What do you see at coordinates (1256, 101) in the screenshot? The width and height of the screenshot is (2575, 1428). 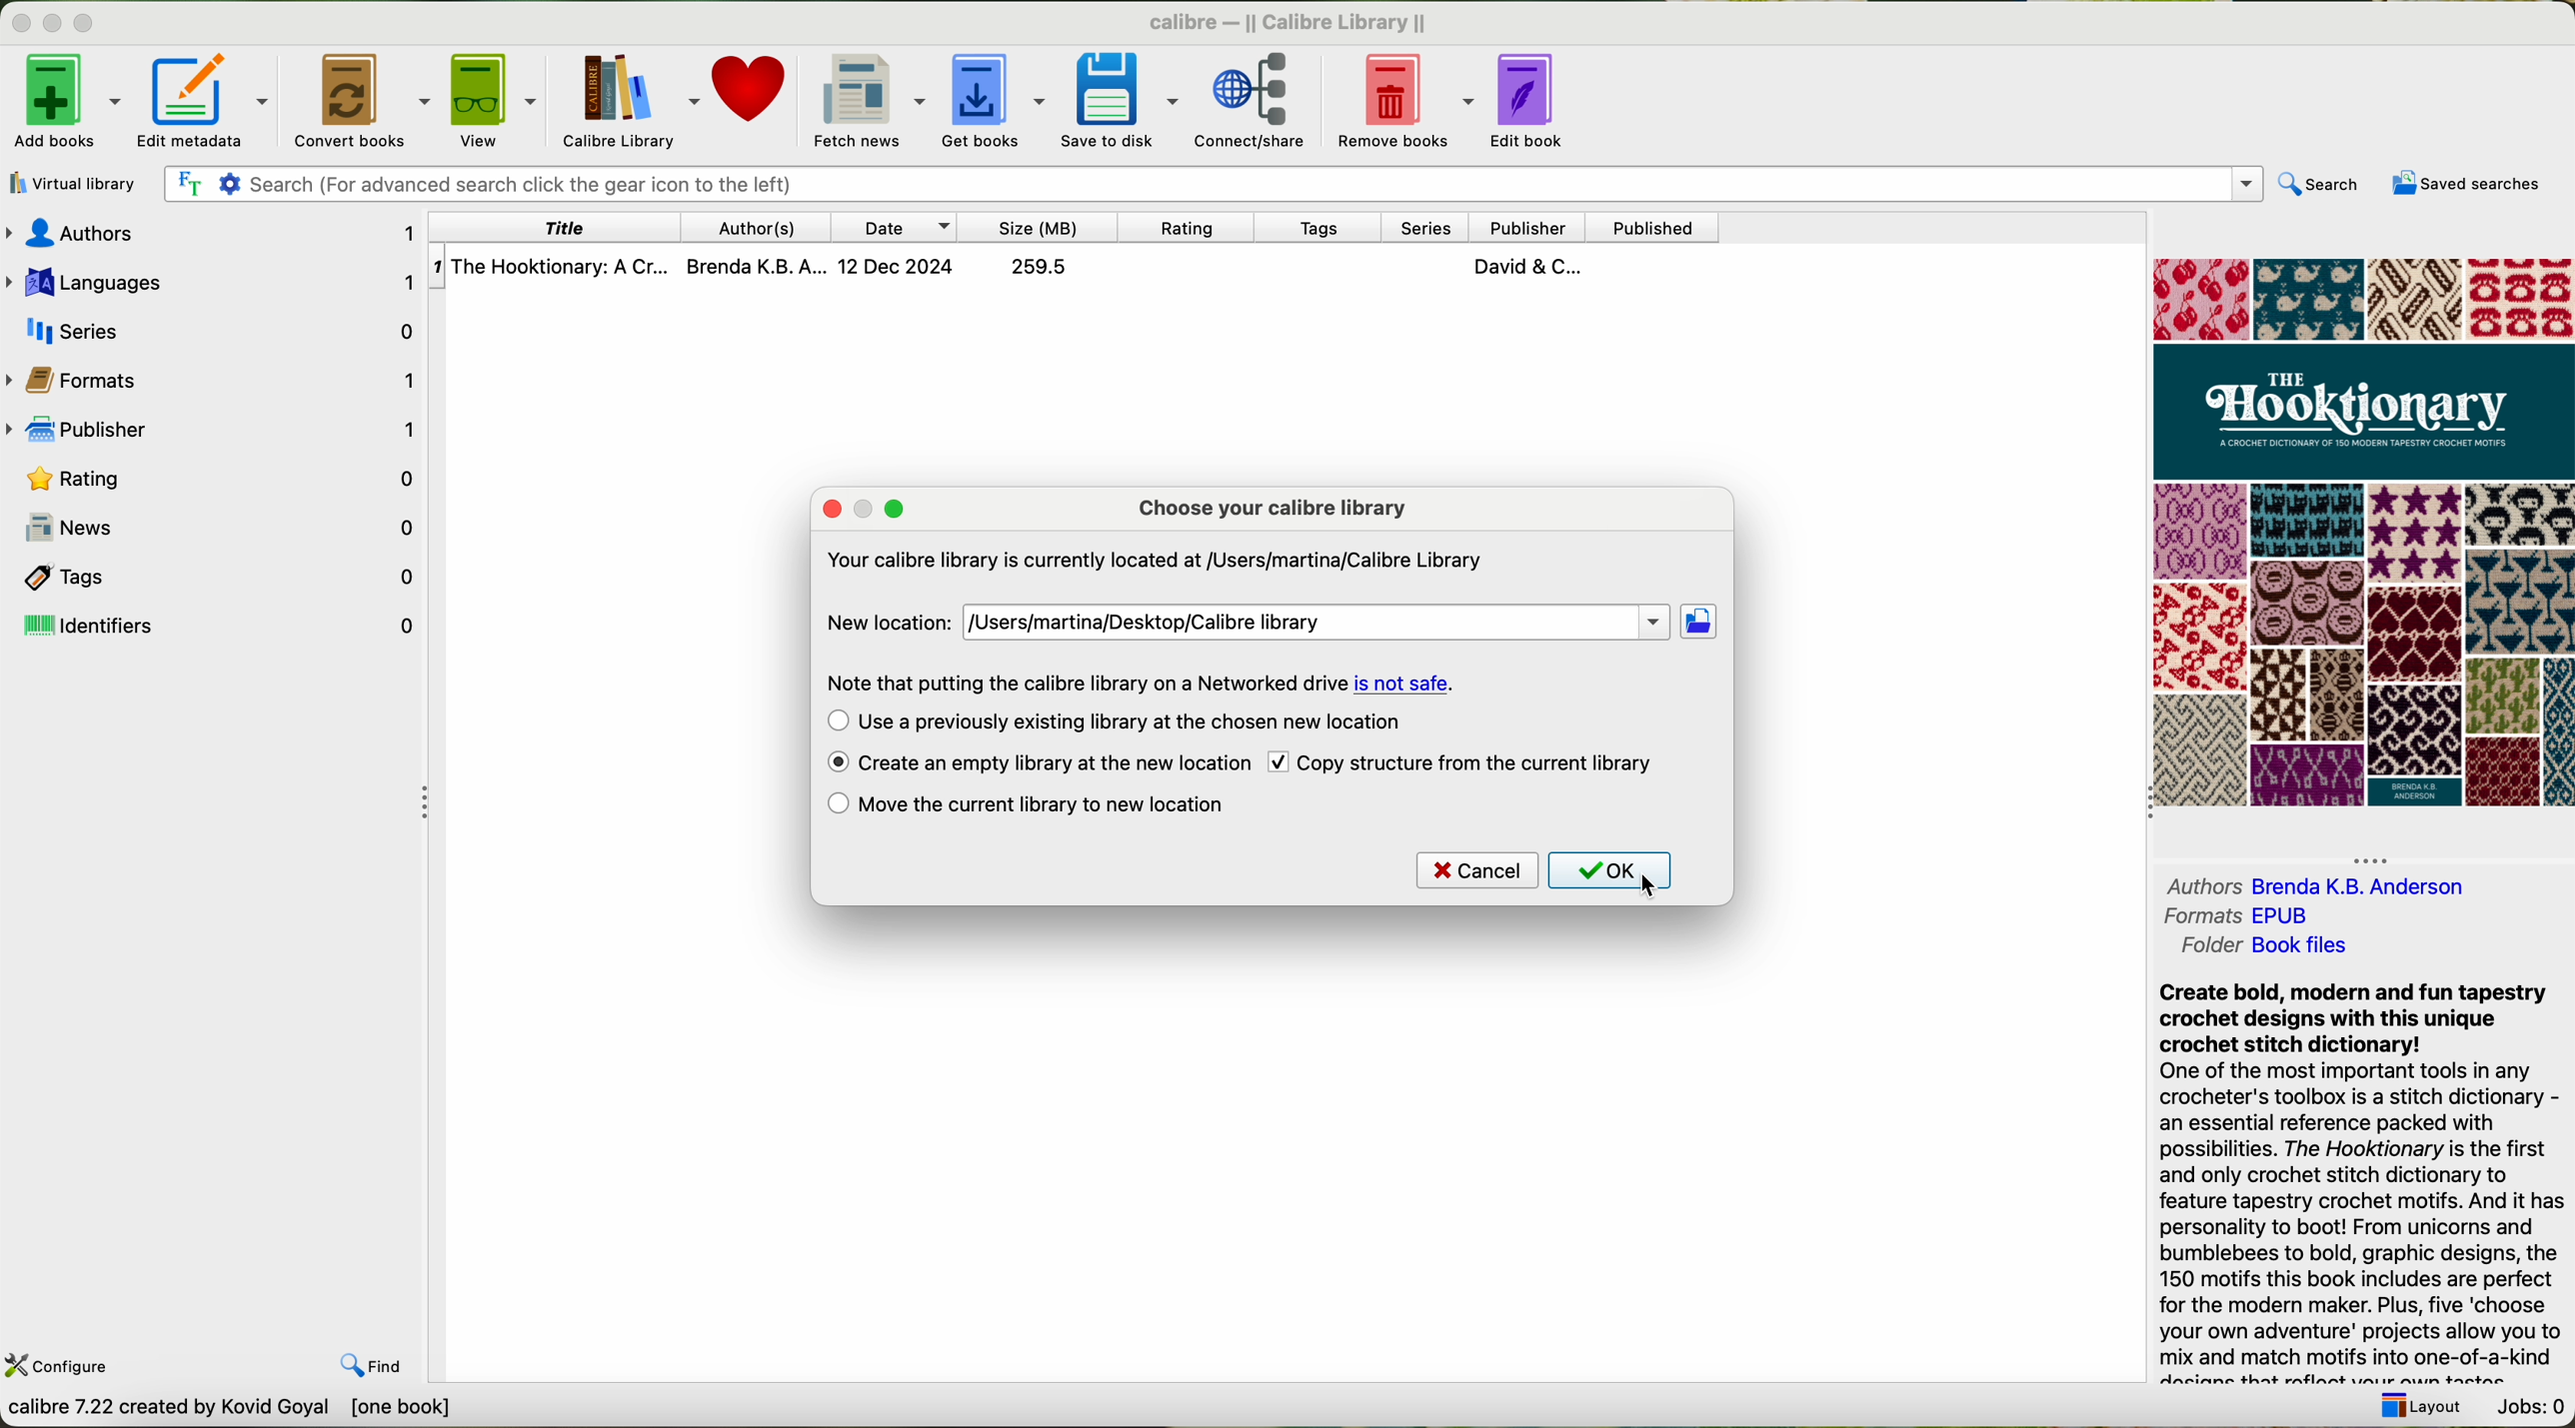 I see `connect/share` at bounding box center [1256, 101].